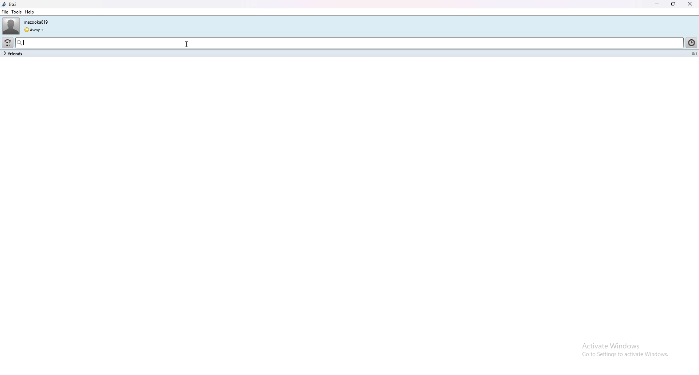 This screenshot has height=375, width=699. I want to click on mazooka819, so click(41, 21).